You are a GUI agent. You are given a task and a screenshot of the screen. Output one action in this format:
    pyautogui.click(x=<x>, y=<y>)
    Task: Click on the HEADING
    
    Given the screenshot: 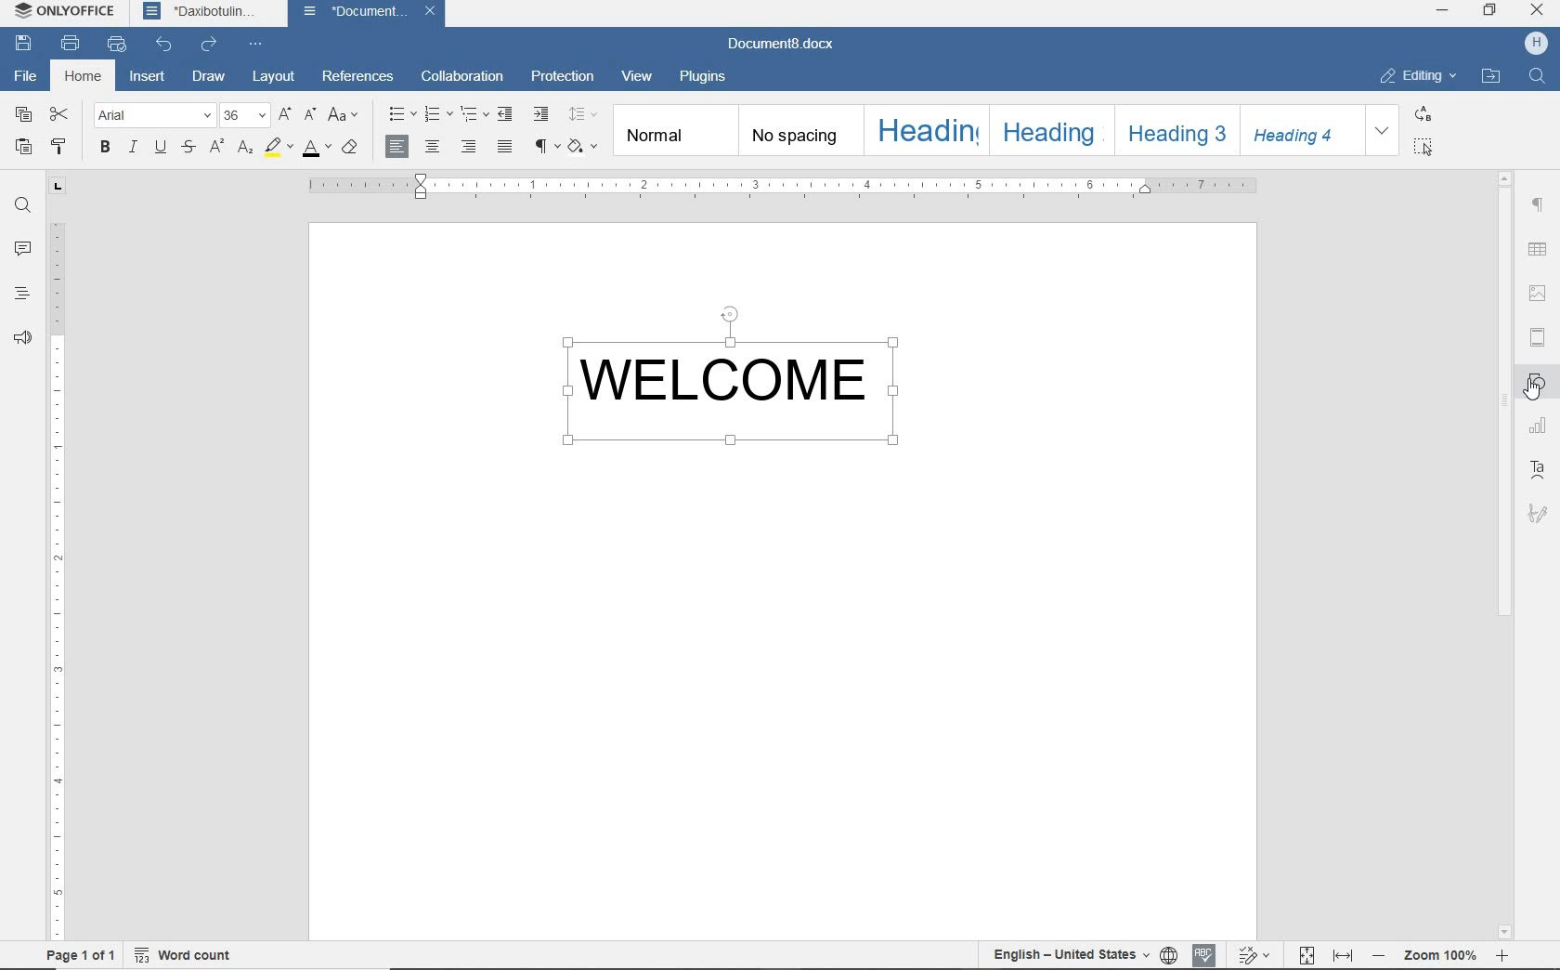 What is the action you would take?
    pyautogui.click(x=930, y=128)
    